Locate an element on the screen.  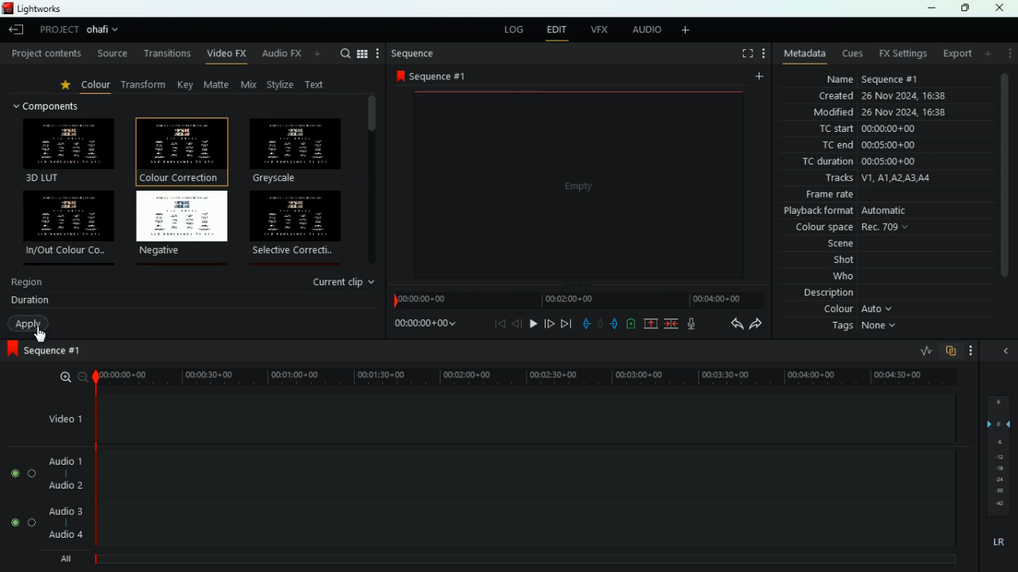
shot is located at coordinates (831, 261).